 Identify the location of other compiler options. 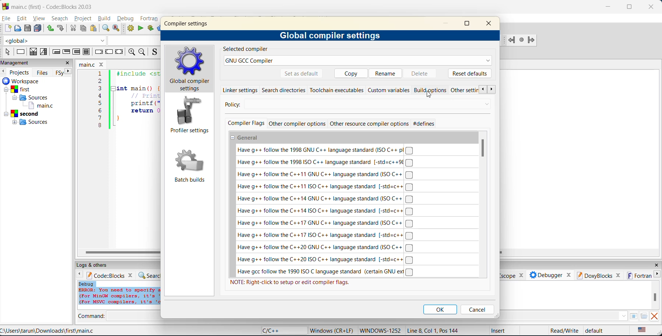
(297, 124).